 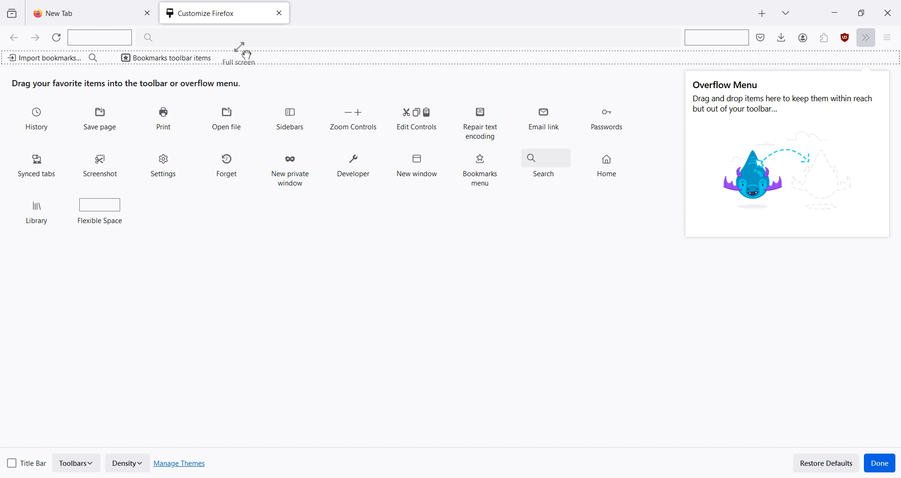 What do you see at coordinates (163, 119) in the screenshot?
I see `Print` at bounding box center [163, 119].